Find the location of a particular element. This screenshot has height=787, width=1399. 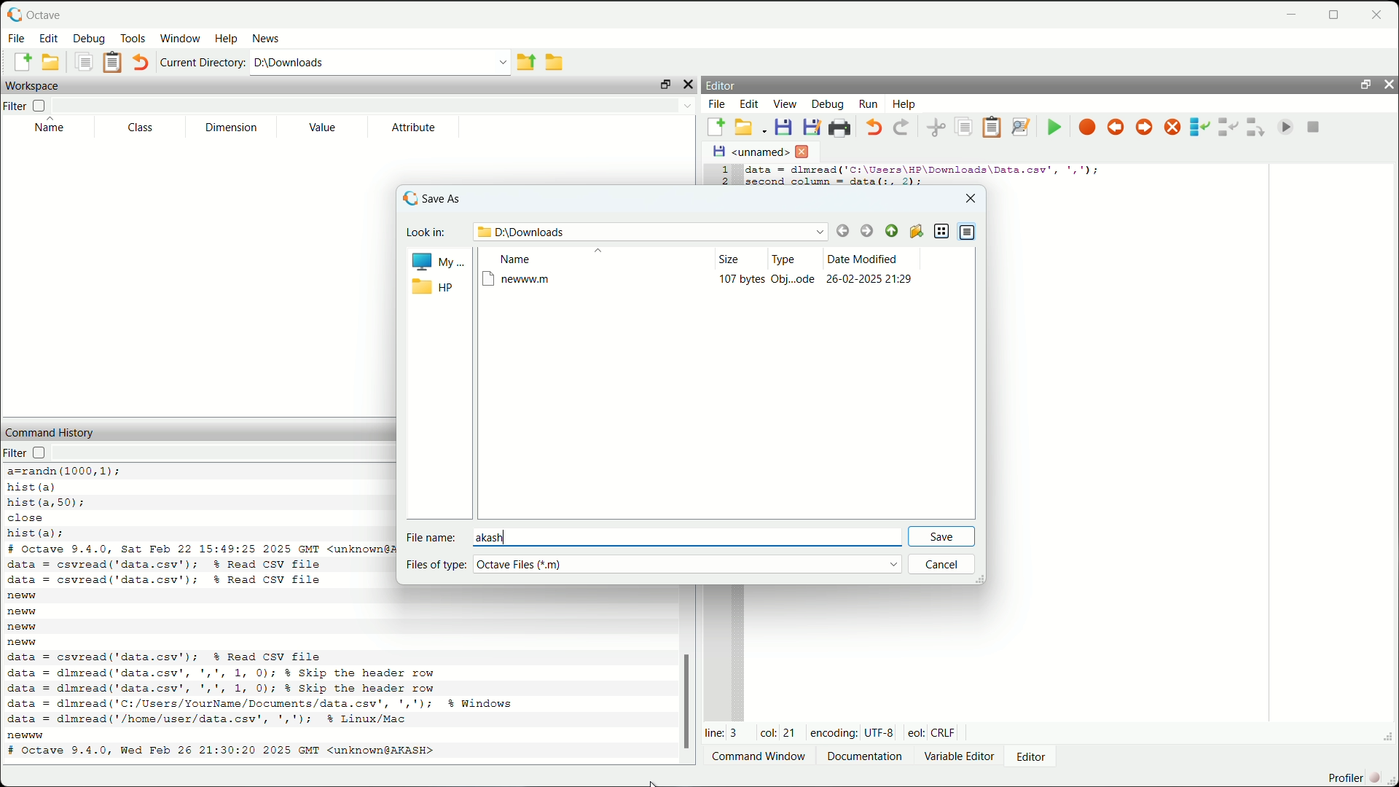

save file as is located at coordinates (811, 128).